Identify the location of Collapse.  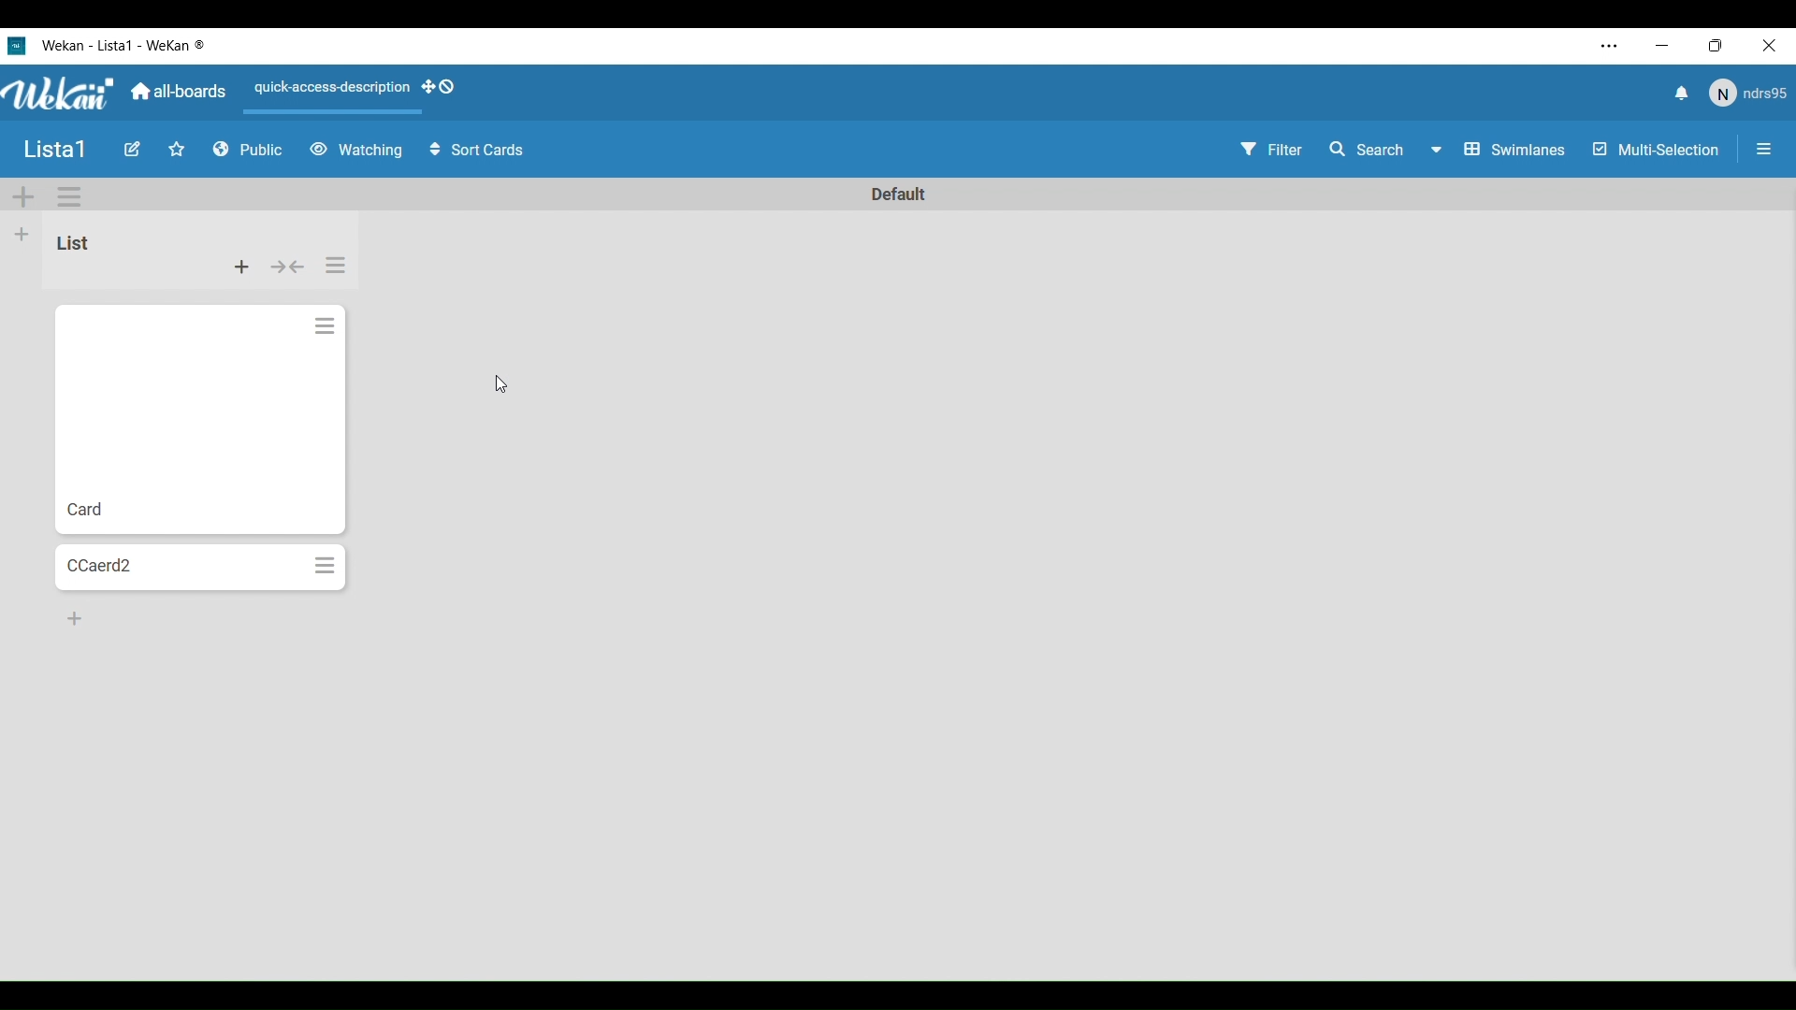
(287, 267).